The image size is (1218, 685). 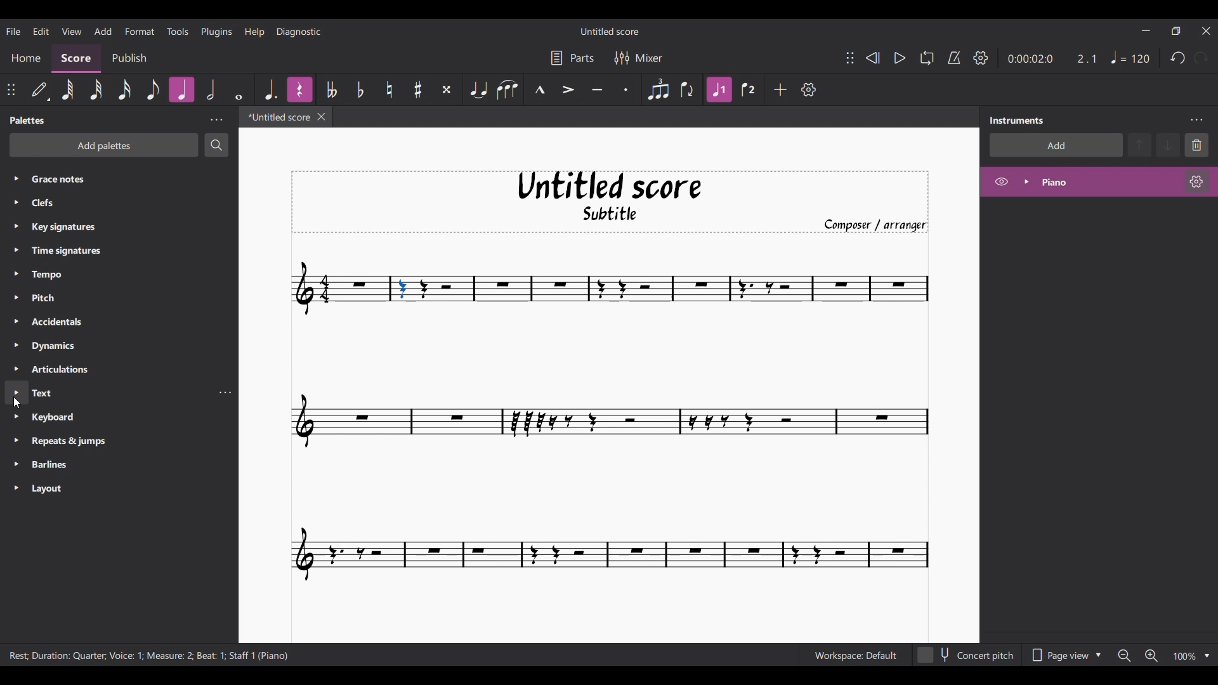 I want to click on Score section, current selection highlighted, so click(x=75, y=58).